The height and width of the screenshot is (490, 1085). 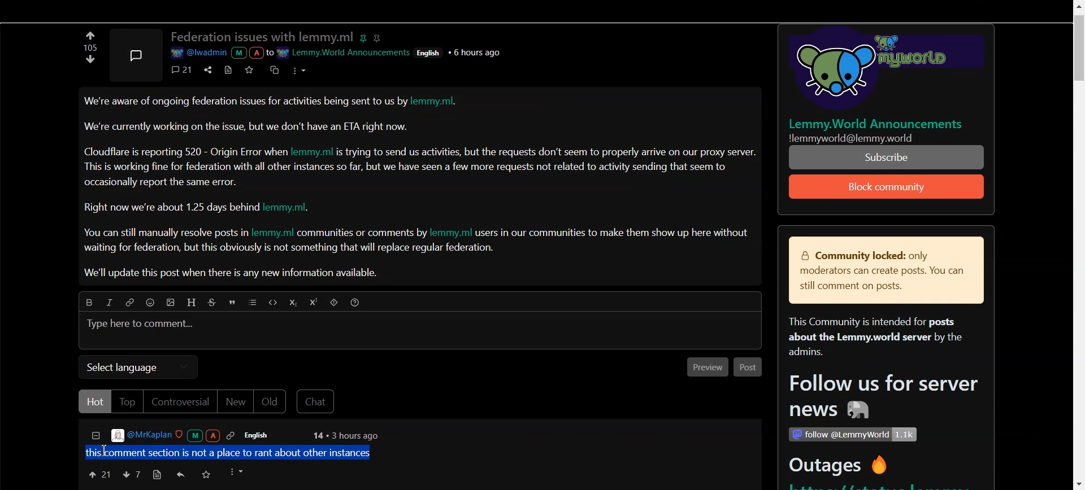 What do you see at coordinates (127, 401) in the screenshot?
I see `Top` at bounding box center [127, 401].